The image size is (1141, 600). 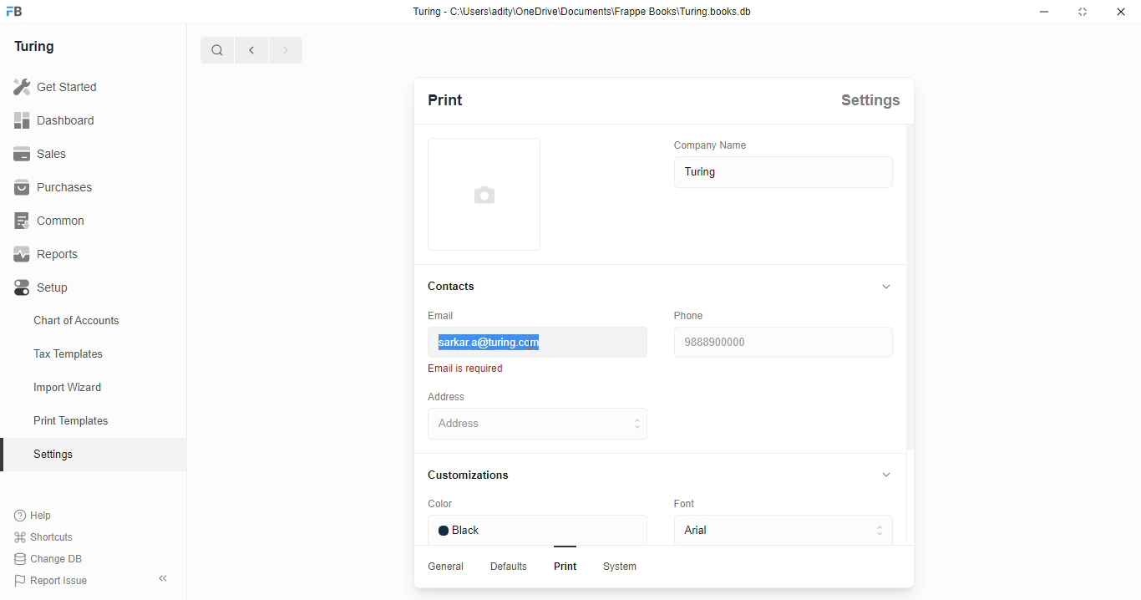 What do you see at coordinates (466, 99) in the screenshot?
I see `Print` at bounding box center [466, 99].